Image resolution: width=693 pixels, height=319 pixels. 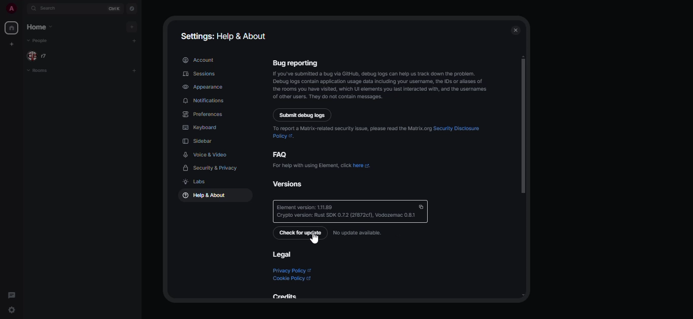 What do you see at coordinates (198, 60) in the screenshot?
I see `account` at bounding box center [198, 60].